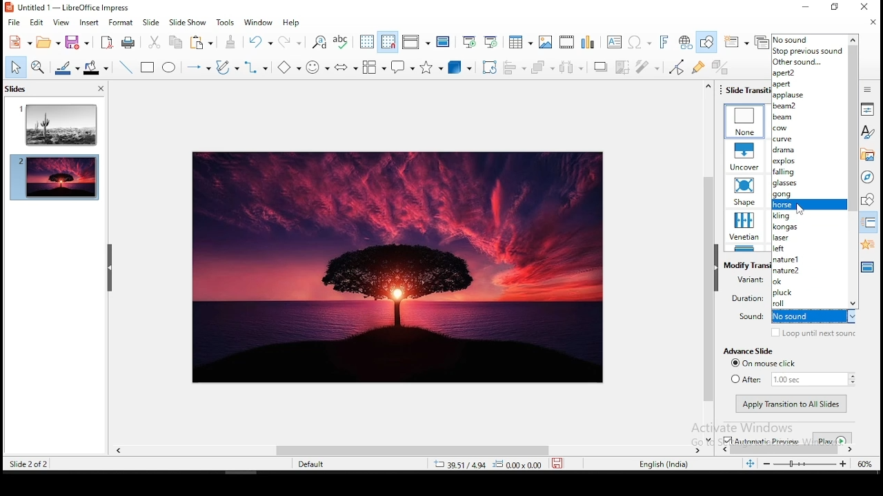 This screenshot has height=496, width=883. Describe the element at coordinates (463, 466) in the screenshot. I see `39.51/4.94` at that location.